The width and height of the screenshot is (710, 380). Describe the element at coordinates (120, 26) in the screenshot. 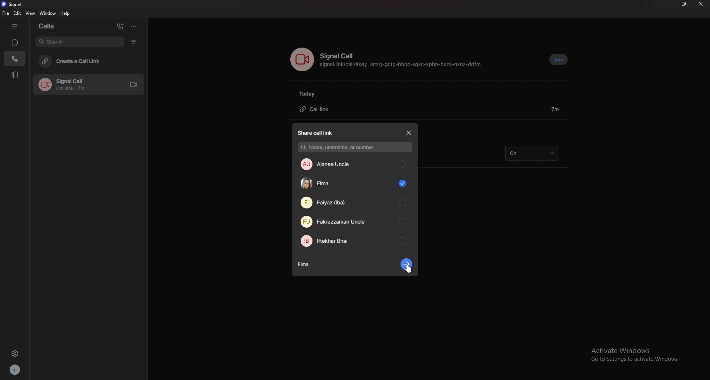

I see `add call` at that location.